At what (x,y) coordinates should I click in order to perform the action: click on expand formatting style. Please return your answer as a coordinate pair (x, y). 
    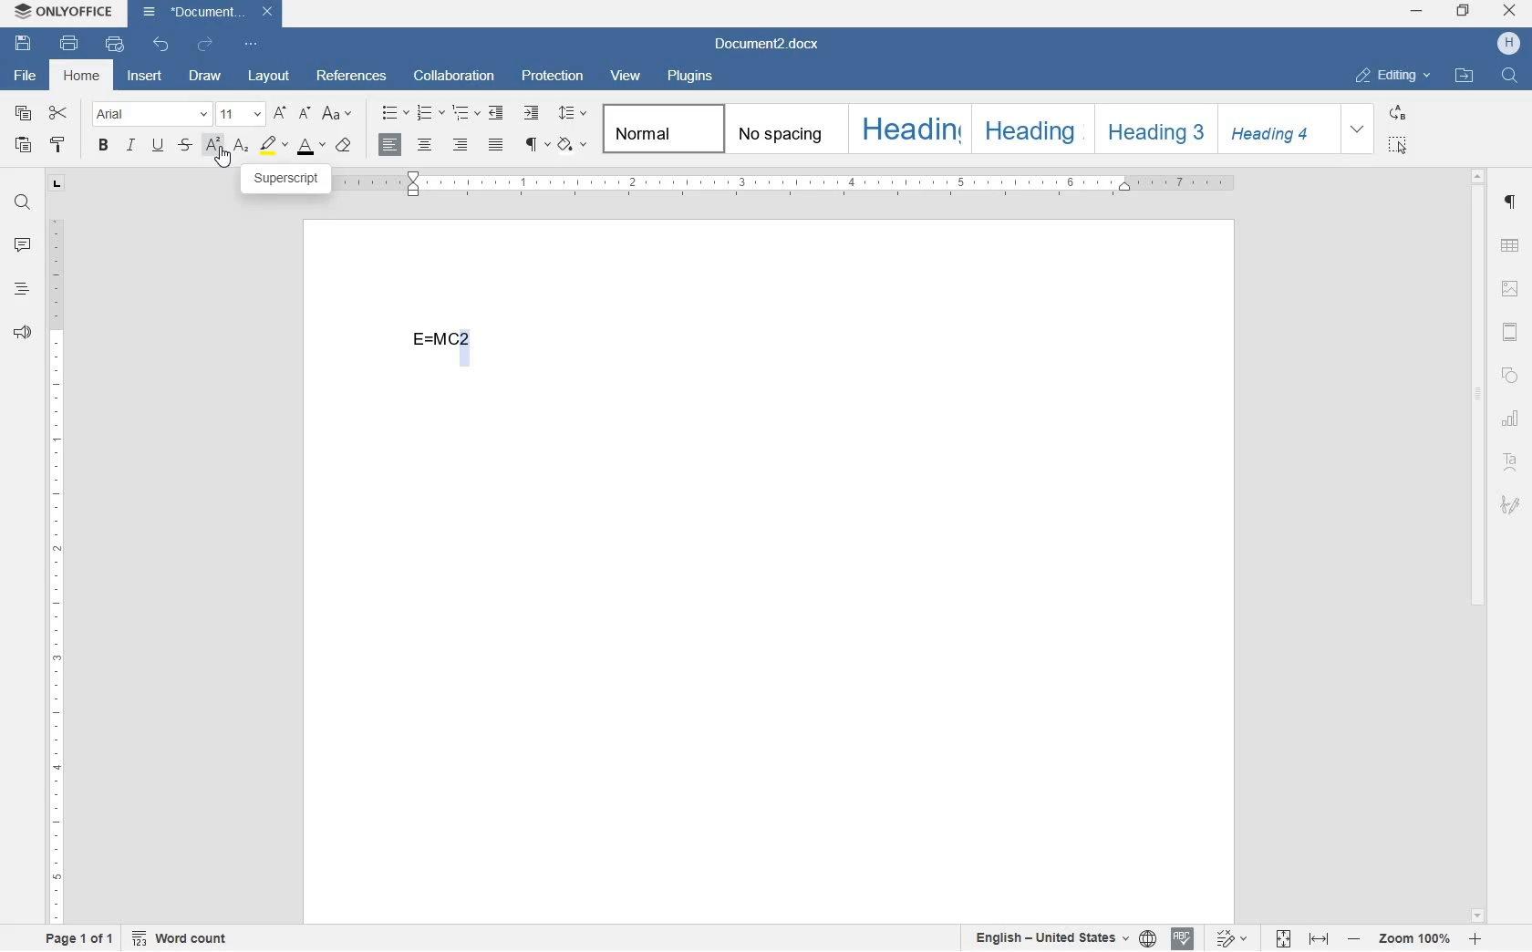
    Looking at the image, I should click on (1358, 129).